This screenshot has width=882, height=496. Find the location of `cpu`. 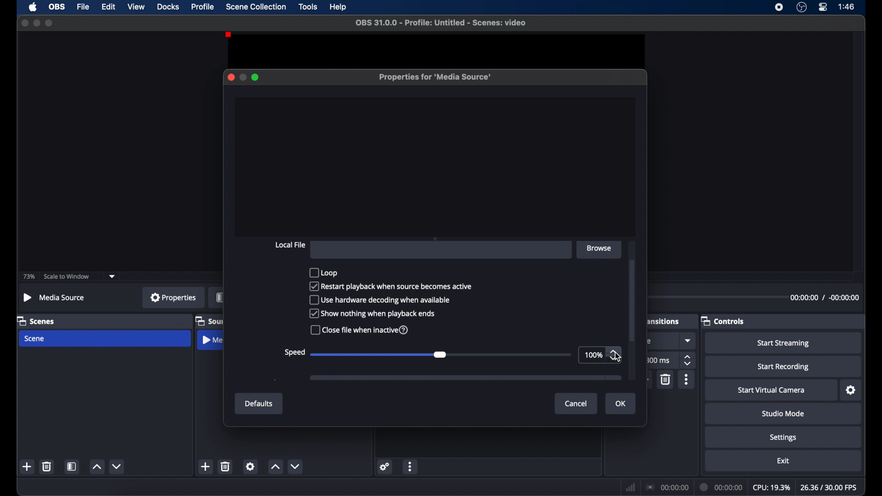

cpu is located at coordinates (772, 488).